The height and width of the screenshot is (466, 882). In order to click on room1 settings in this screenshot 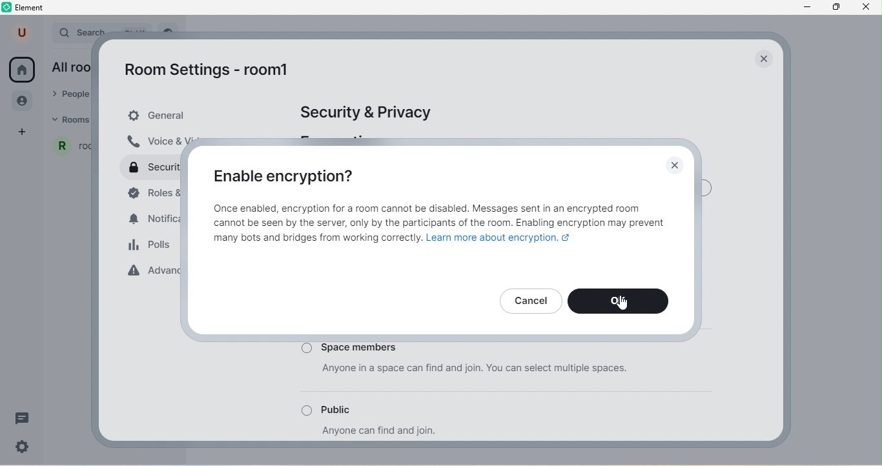, I will do `click(215, 72)`.